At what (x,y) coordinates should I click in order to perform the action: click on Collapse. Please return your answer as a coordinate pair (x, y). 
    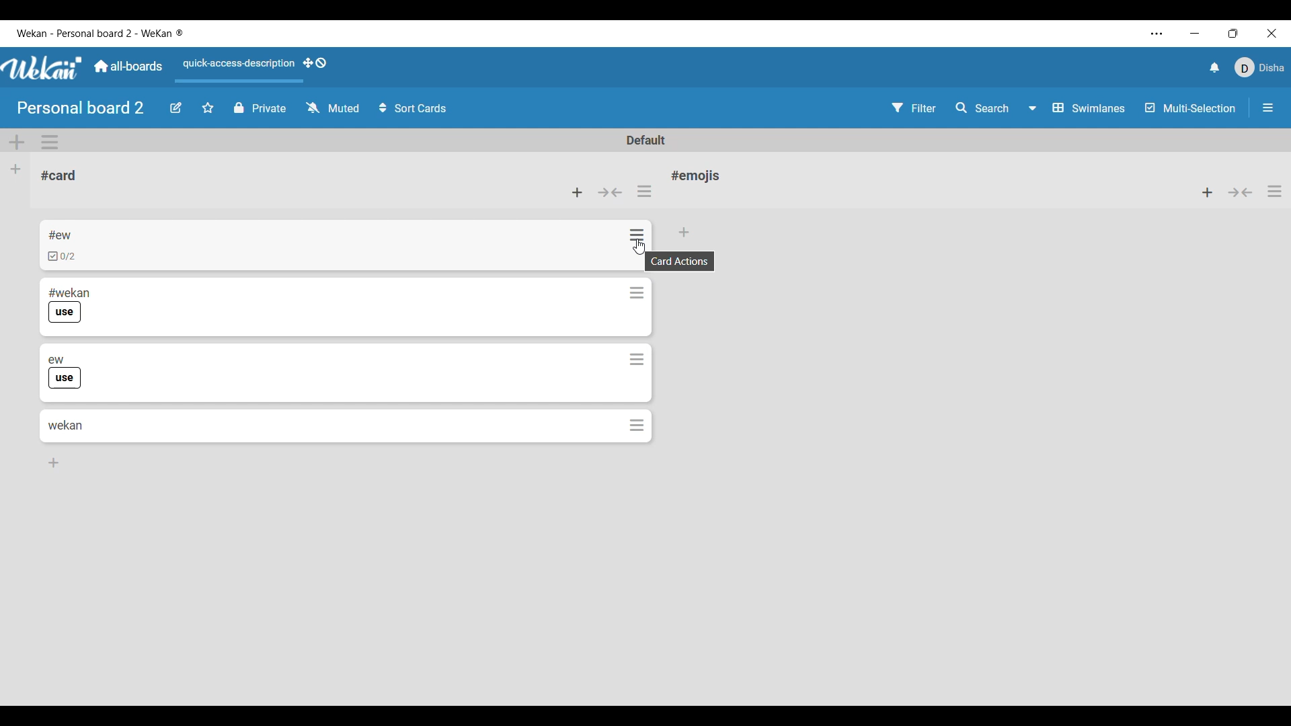
    Looking at the image, I should click on (609, 193).